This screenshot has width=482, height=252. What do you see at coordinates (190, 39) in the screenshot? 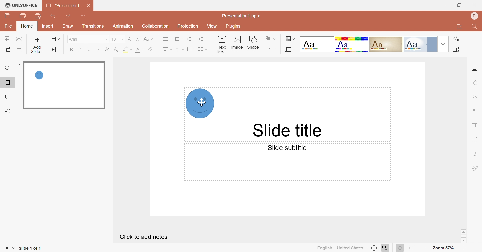
I see `Decrease Indent` at bounding box center [190, 39].